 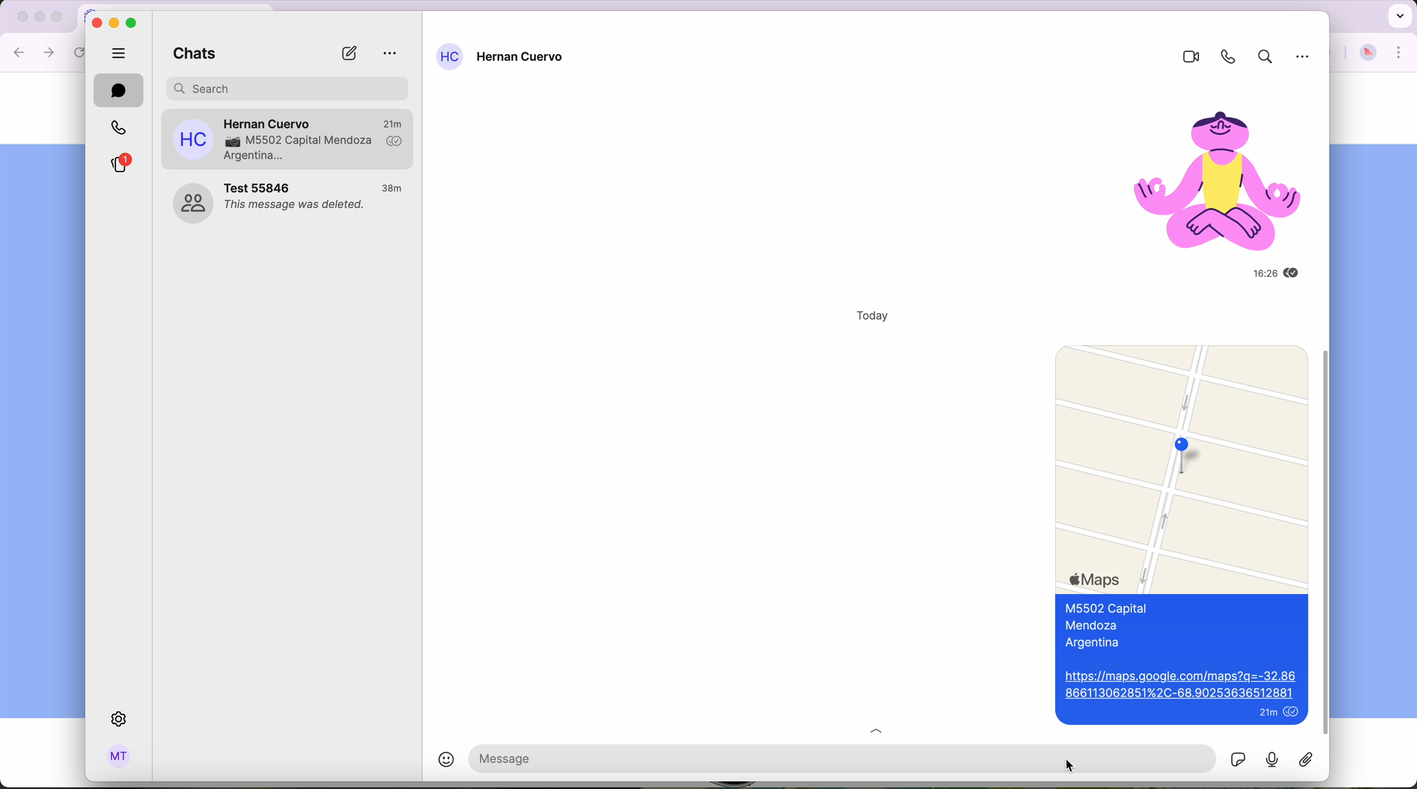 I want to click on 00
ca, so click(x=192, y=204).